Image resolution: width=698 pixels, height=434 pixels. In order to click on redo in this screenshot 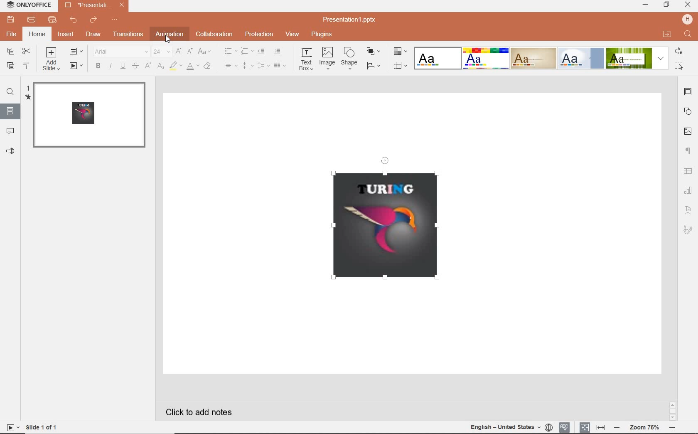, I will do `click(93, 20)`.